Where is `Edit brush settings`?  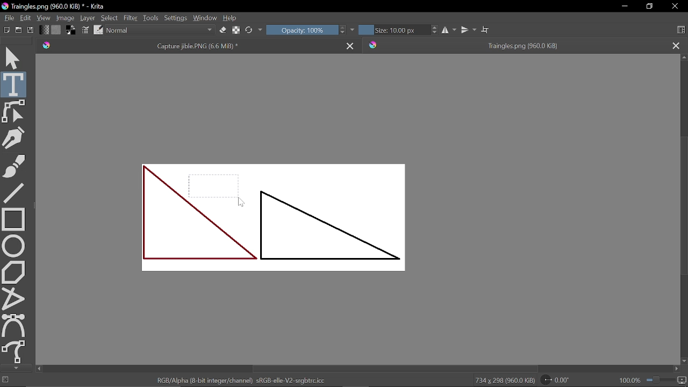
Edit brush settings is located at coordinates (235, 30).